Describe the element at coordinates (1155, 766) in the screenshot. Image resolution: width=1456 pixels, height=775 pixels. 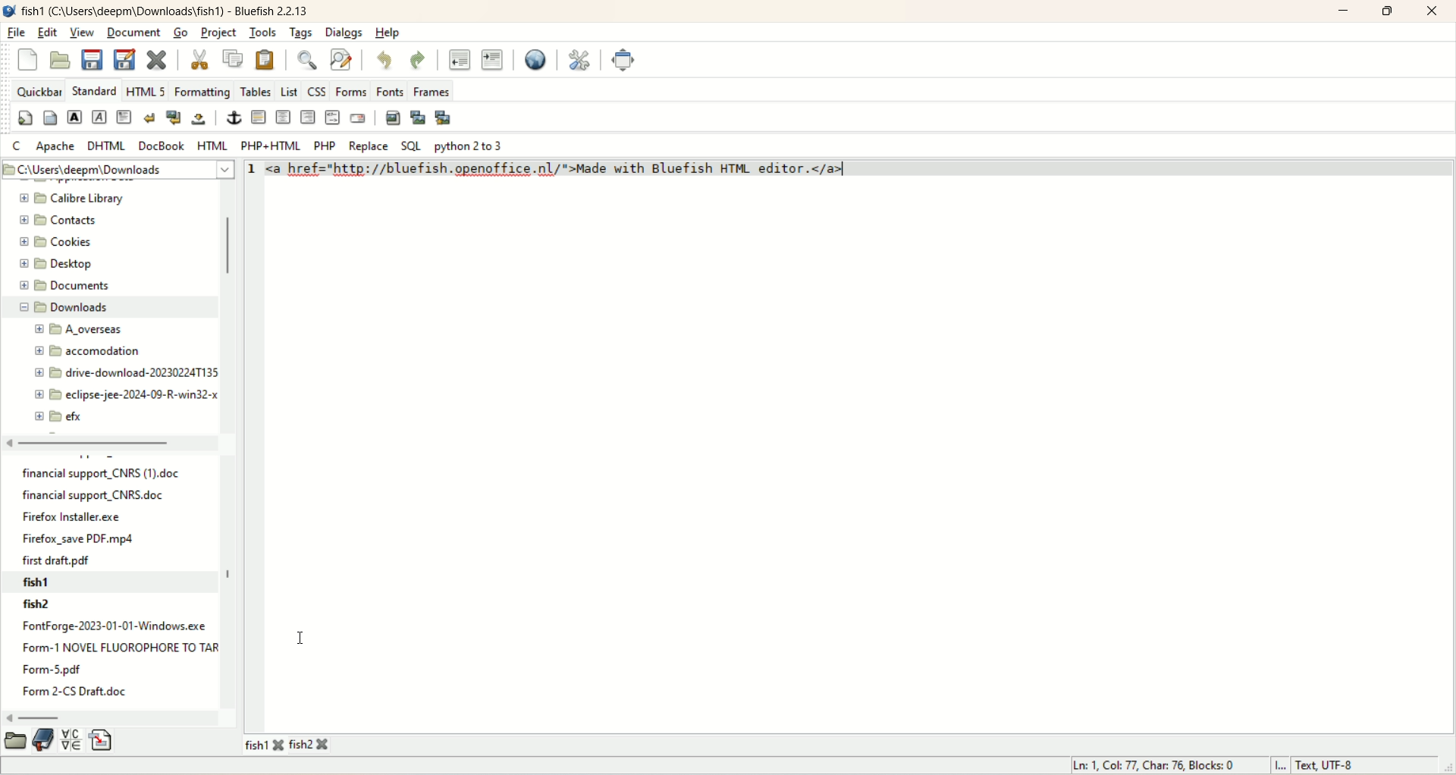
I see `ln, col, char, blocks` at that location.